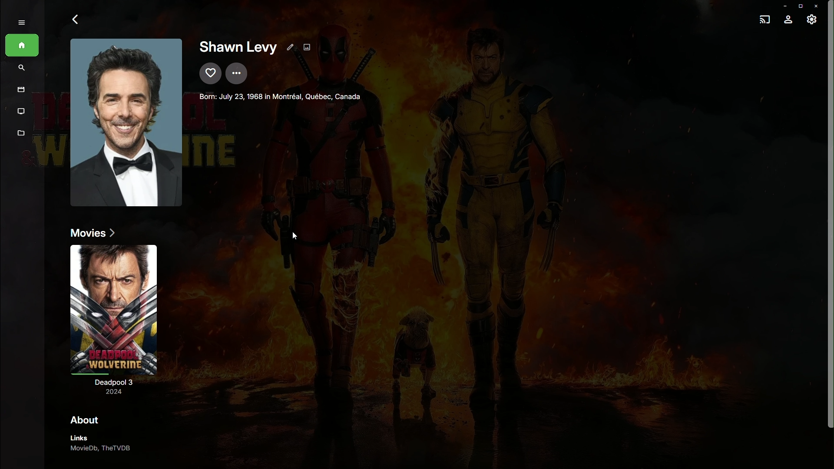  I want to click on Minimize, so click(783, 5).